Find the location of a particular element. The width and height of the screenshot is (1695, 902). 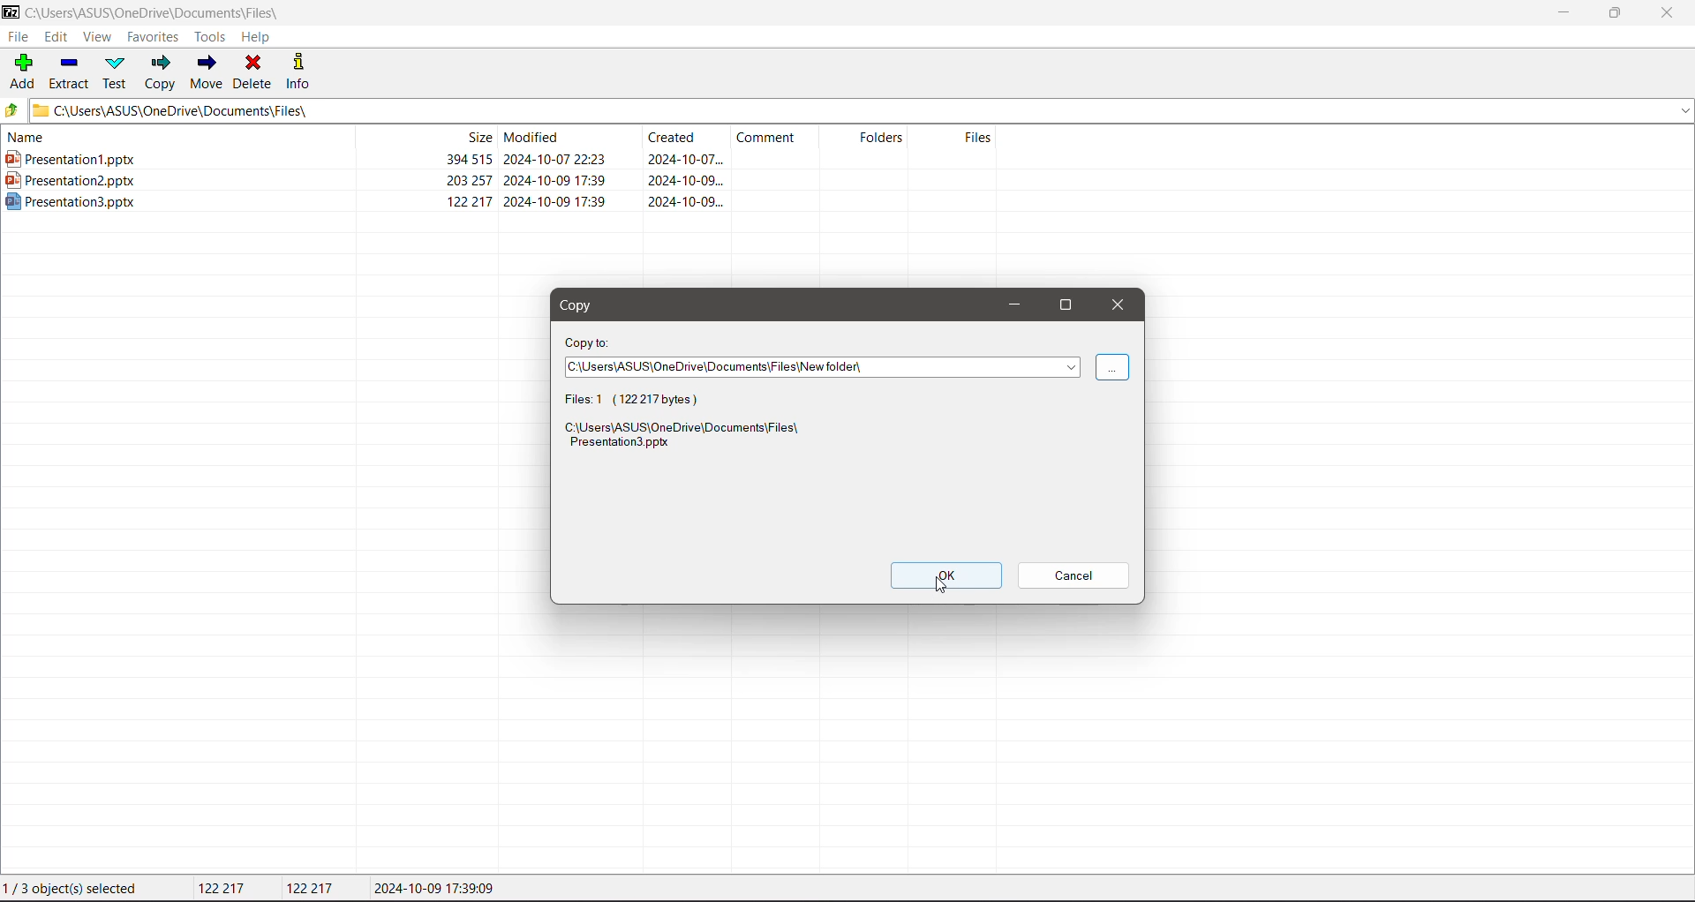

Add is located at coordinates (24, 71).